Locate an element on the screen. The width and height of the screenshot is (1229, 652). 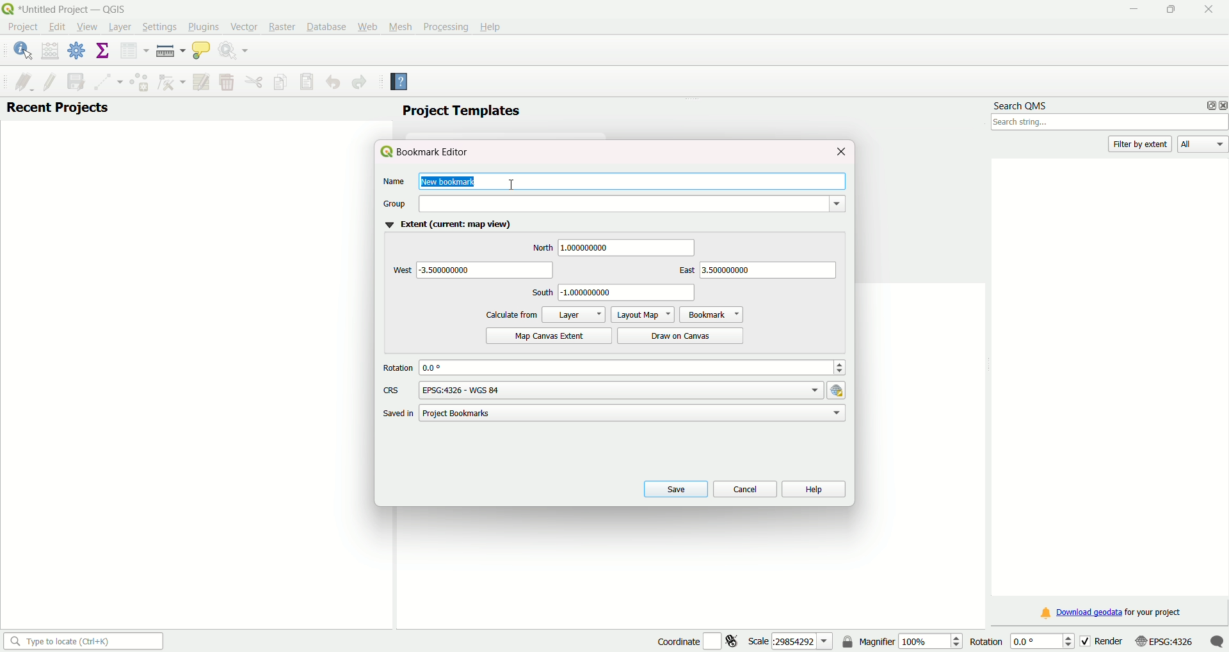
close is located at coordinates (840, 151).